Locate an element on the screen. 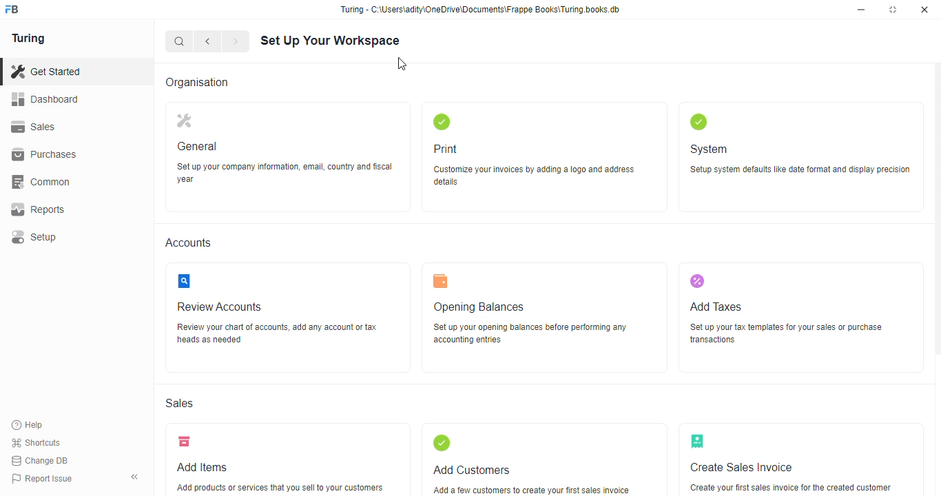 The image size is (941, 496). General Set up your company information, email, country and fiscal year is located at coordinates (288, 156).